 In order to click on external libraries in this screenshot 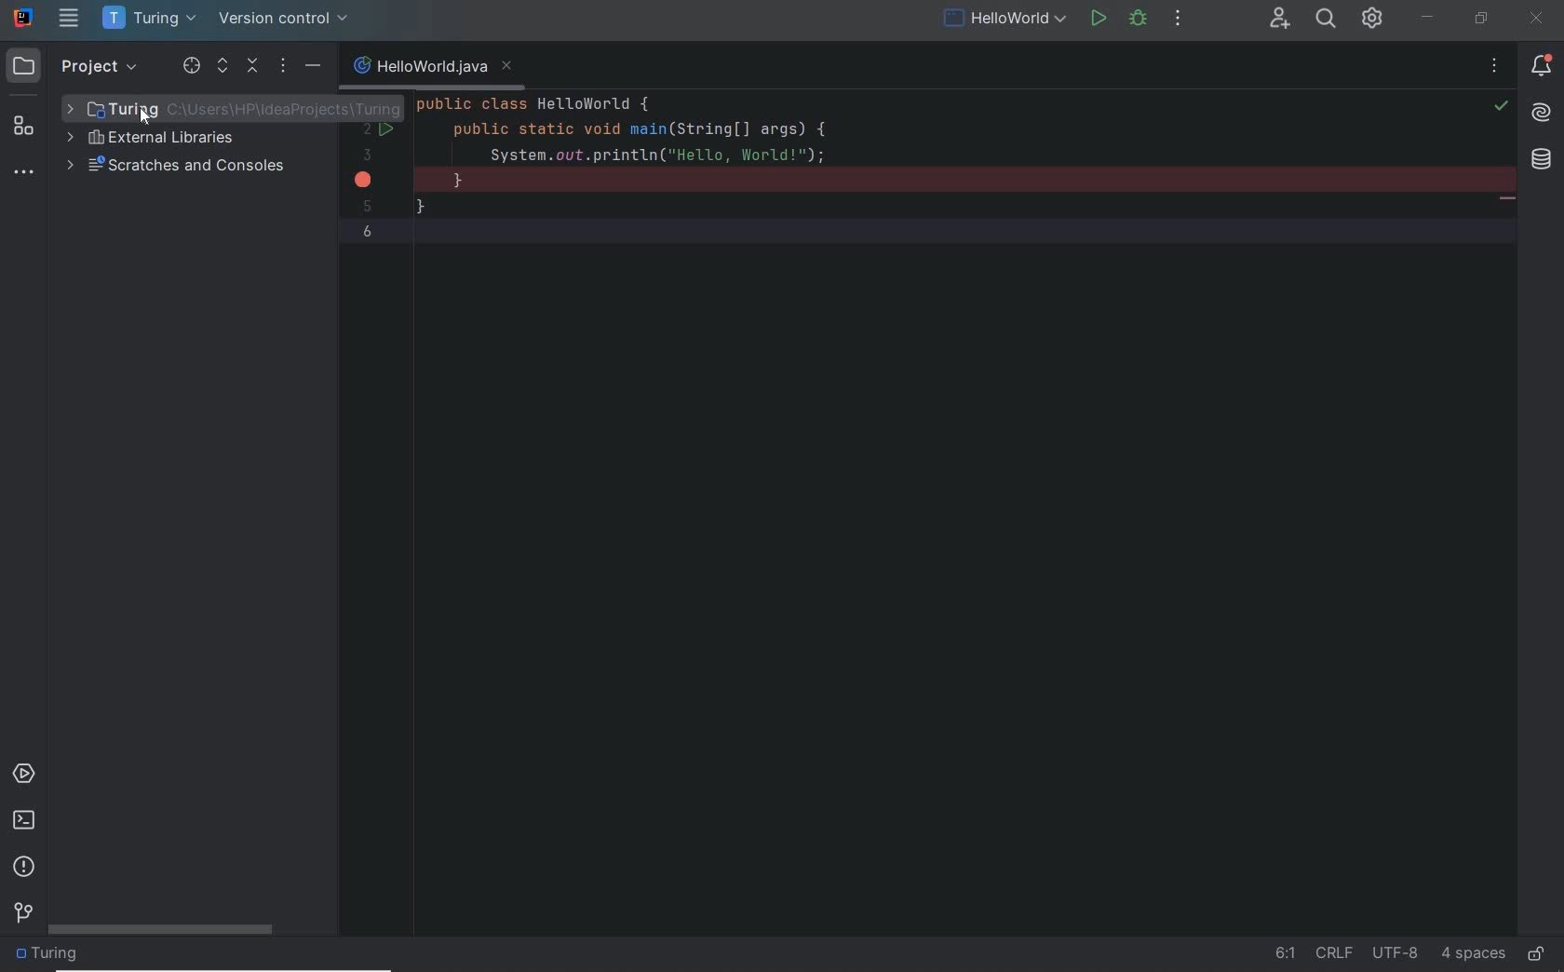, I will do `click(156, 138)`.